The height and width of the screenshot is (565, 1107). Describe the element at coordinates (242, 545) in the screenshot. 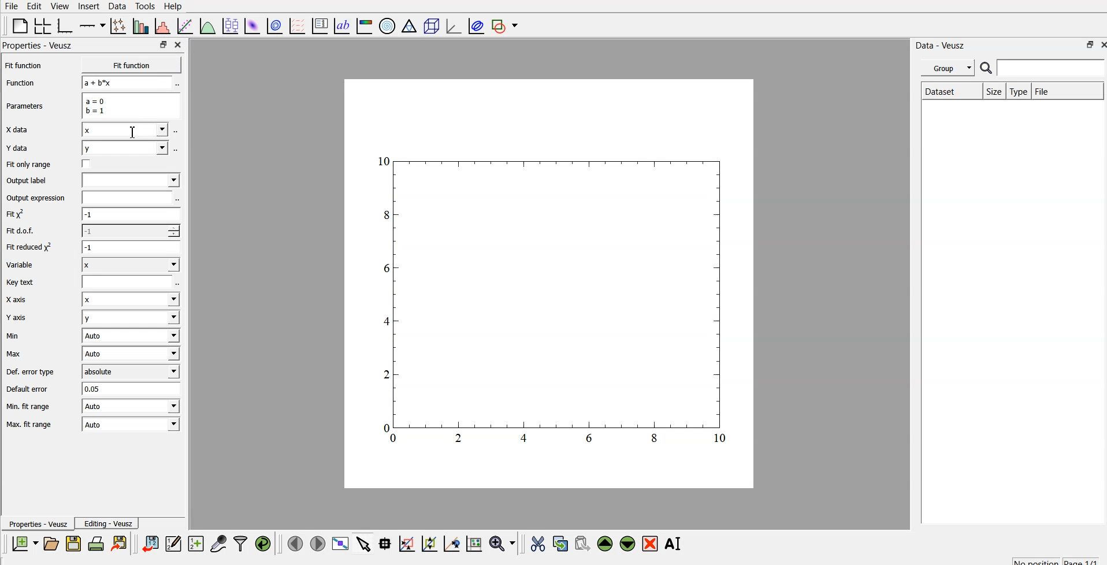

I see `filter data` at that location.